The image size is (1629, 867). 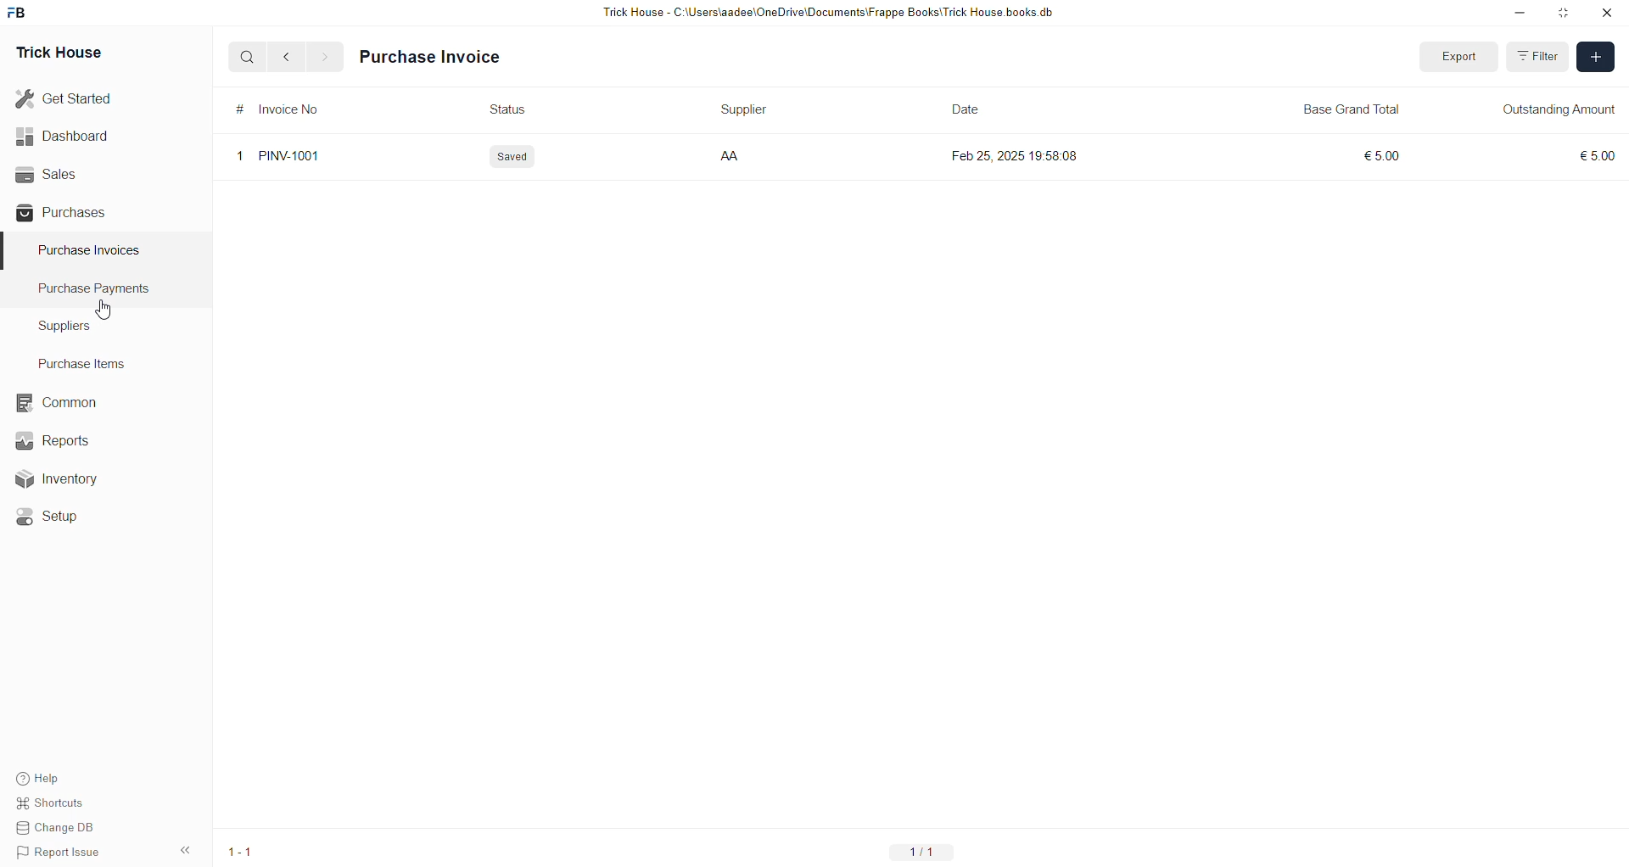 I want to click on Reports, so click(x=53, y=439).